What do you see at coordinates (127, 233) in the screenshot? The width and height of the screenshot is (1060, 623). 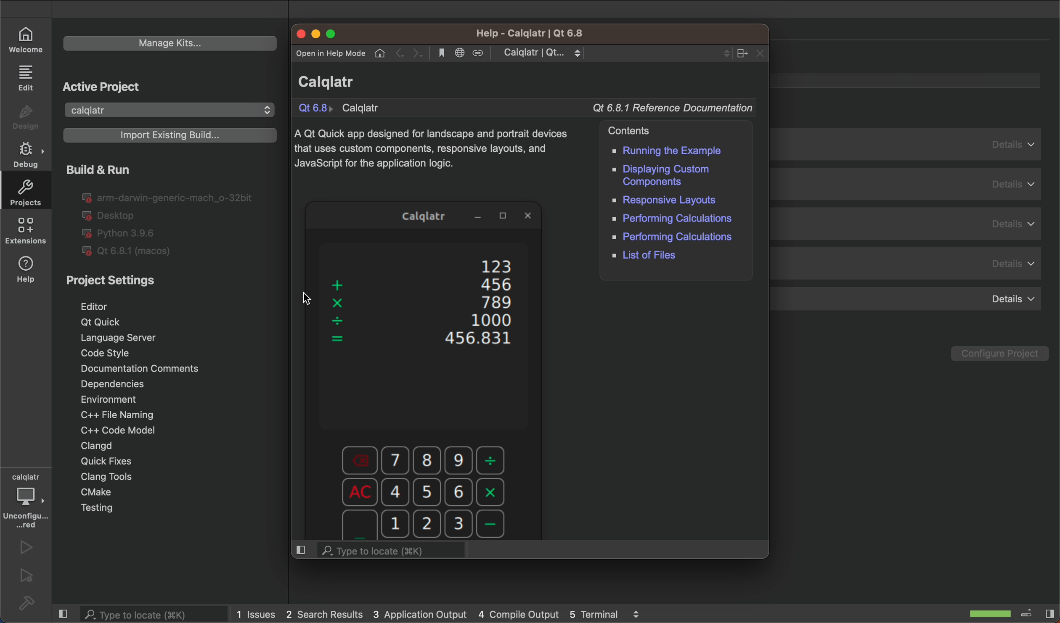 I see `python 3.96` at bounding box center [127, 233].